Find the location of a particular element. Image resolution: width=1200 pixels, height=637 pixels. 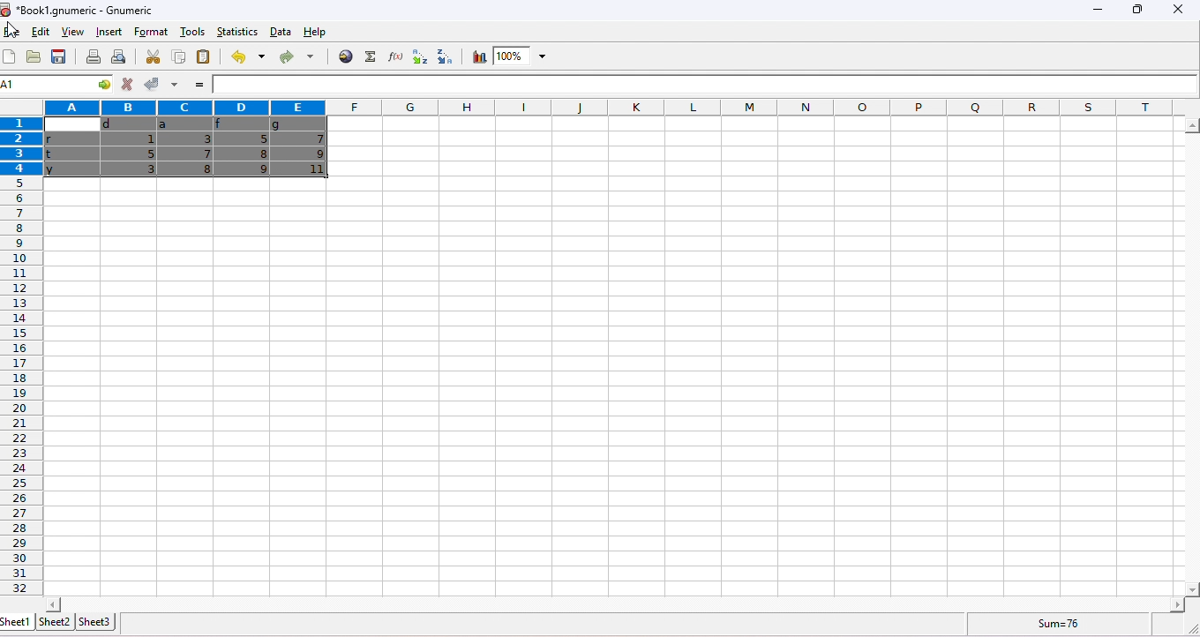

zoom is located at coordinates (522, 56).